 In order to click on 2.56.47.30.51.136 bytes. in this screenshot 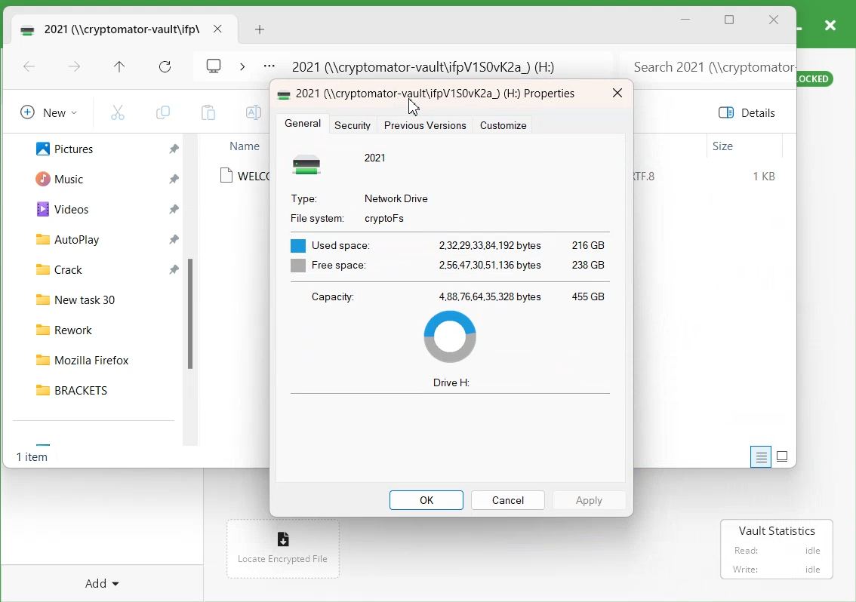, I will do `click(491, 266)`.